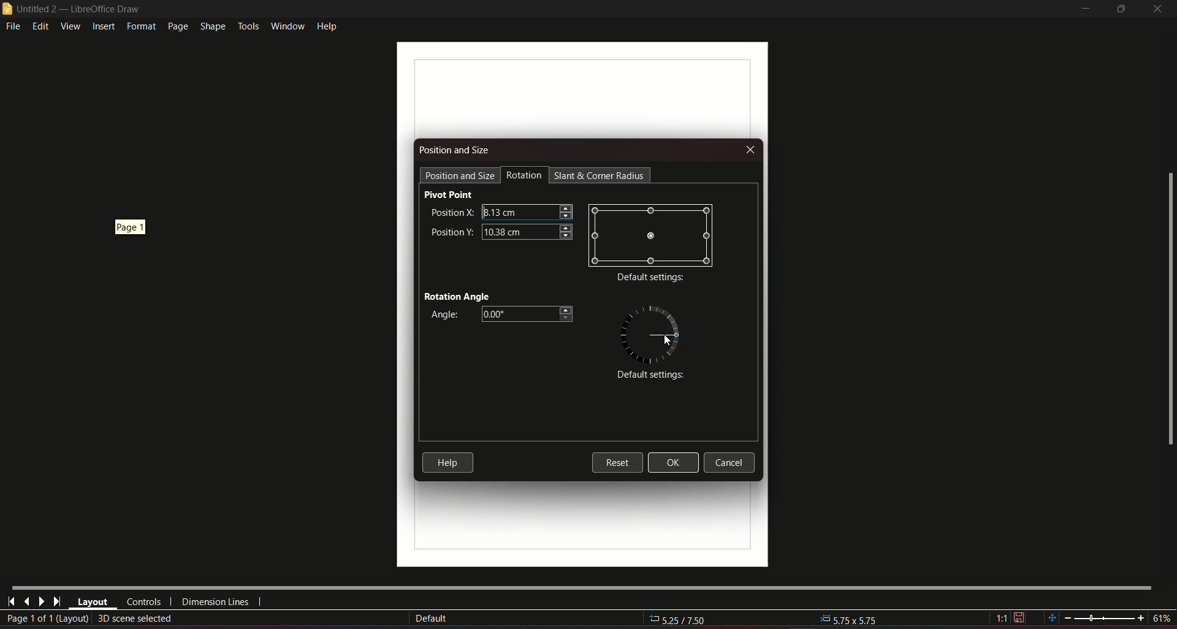 The image size is (1177, 629). I want to click on Help, so click(448, 462).